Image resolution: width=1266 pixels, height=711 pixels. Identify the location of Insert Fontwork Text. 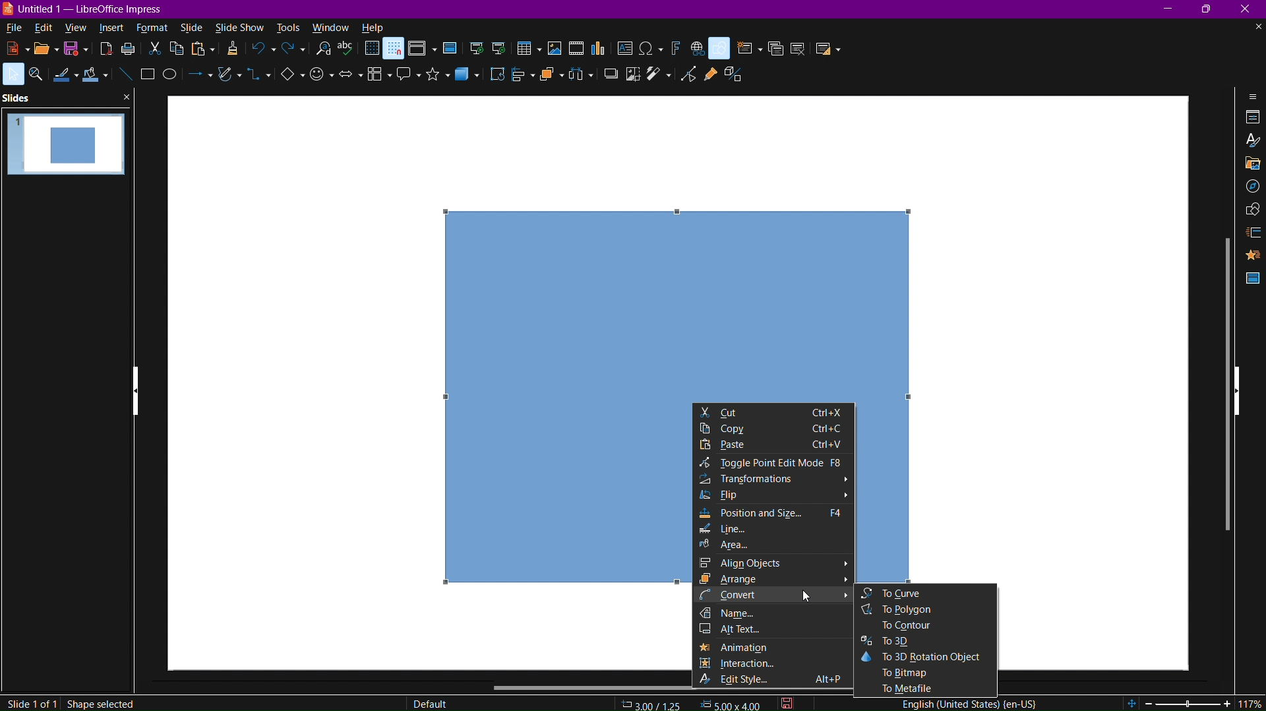
(674, 48).